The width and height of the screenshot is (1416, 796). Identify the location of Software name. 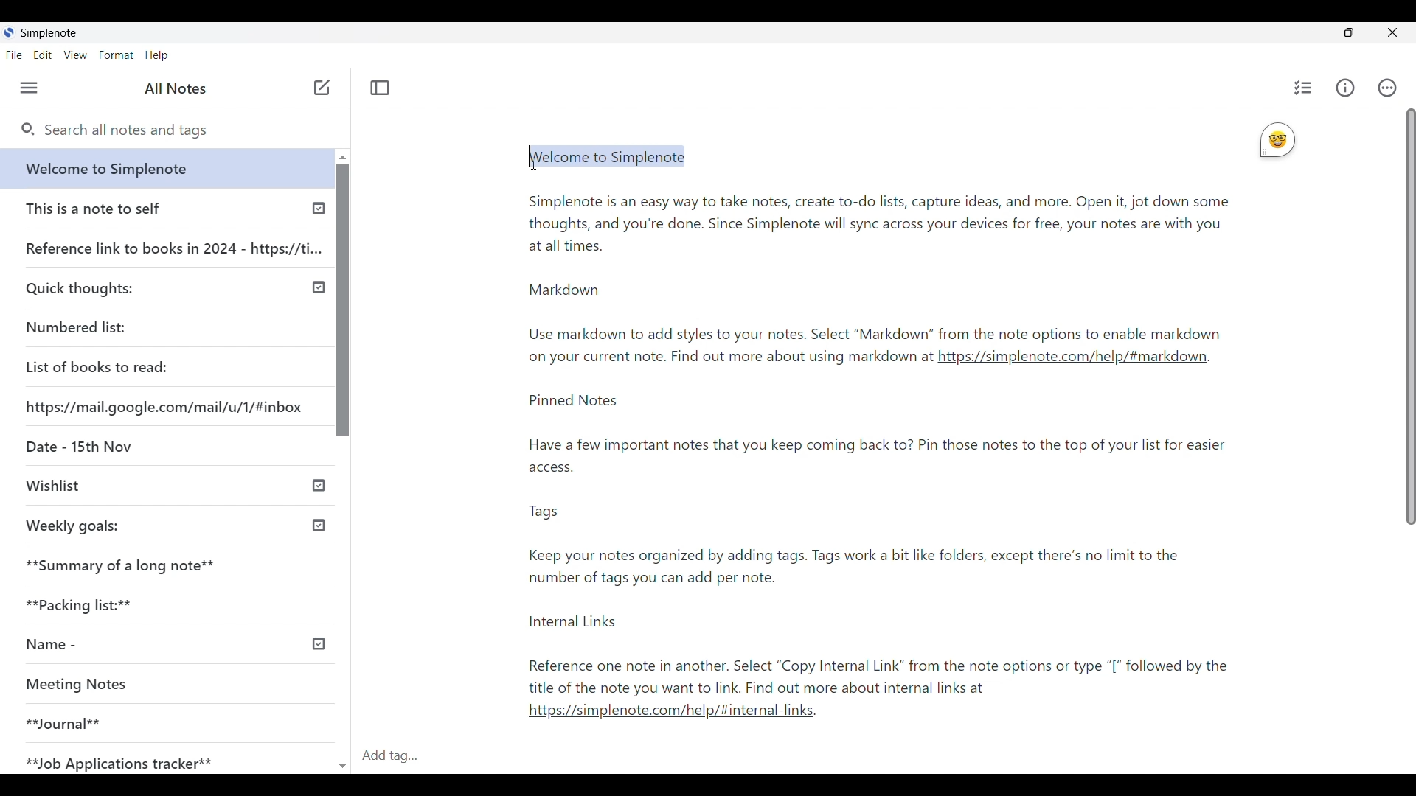
(48, 33).